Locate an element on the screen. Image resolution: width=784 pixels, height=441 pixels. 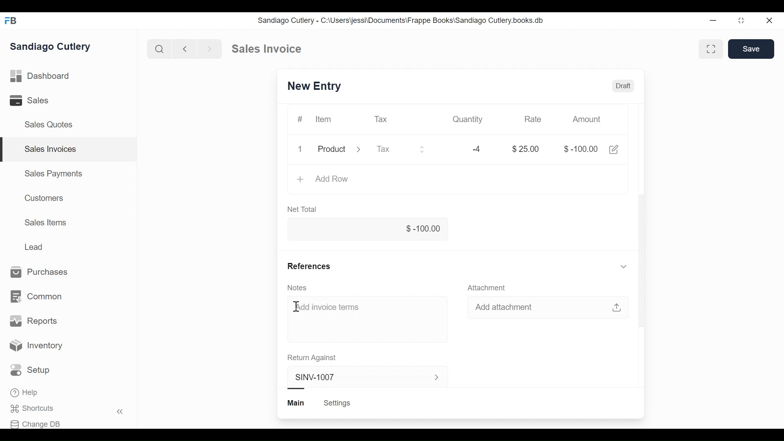
1 is located at coordinates (299, 148).